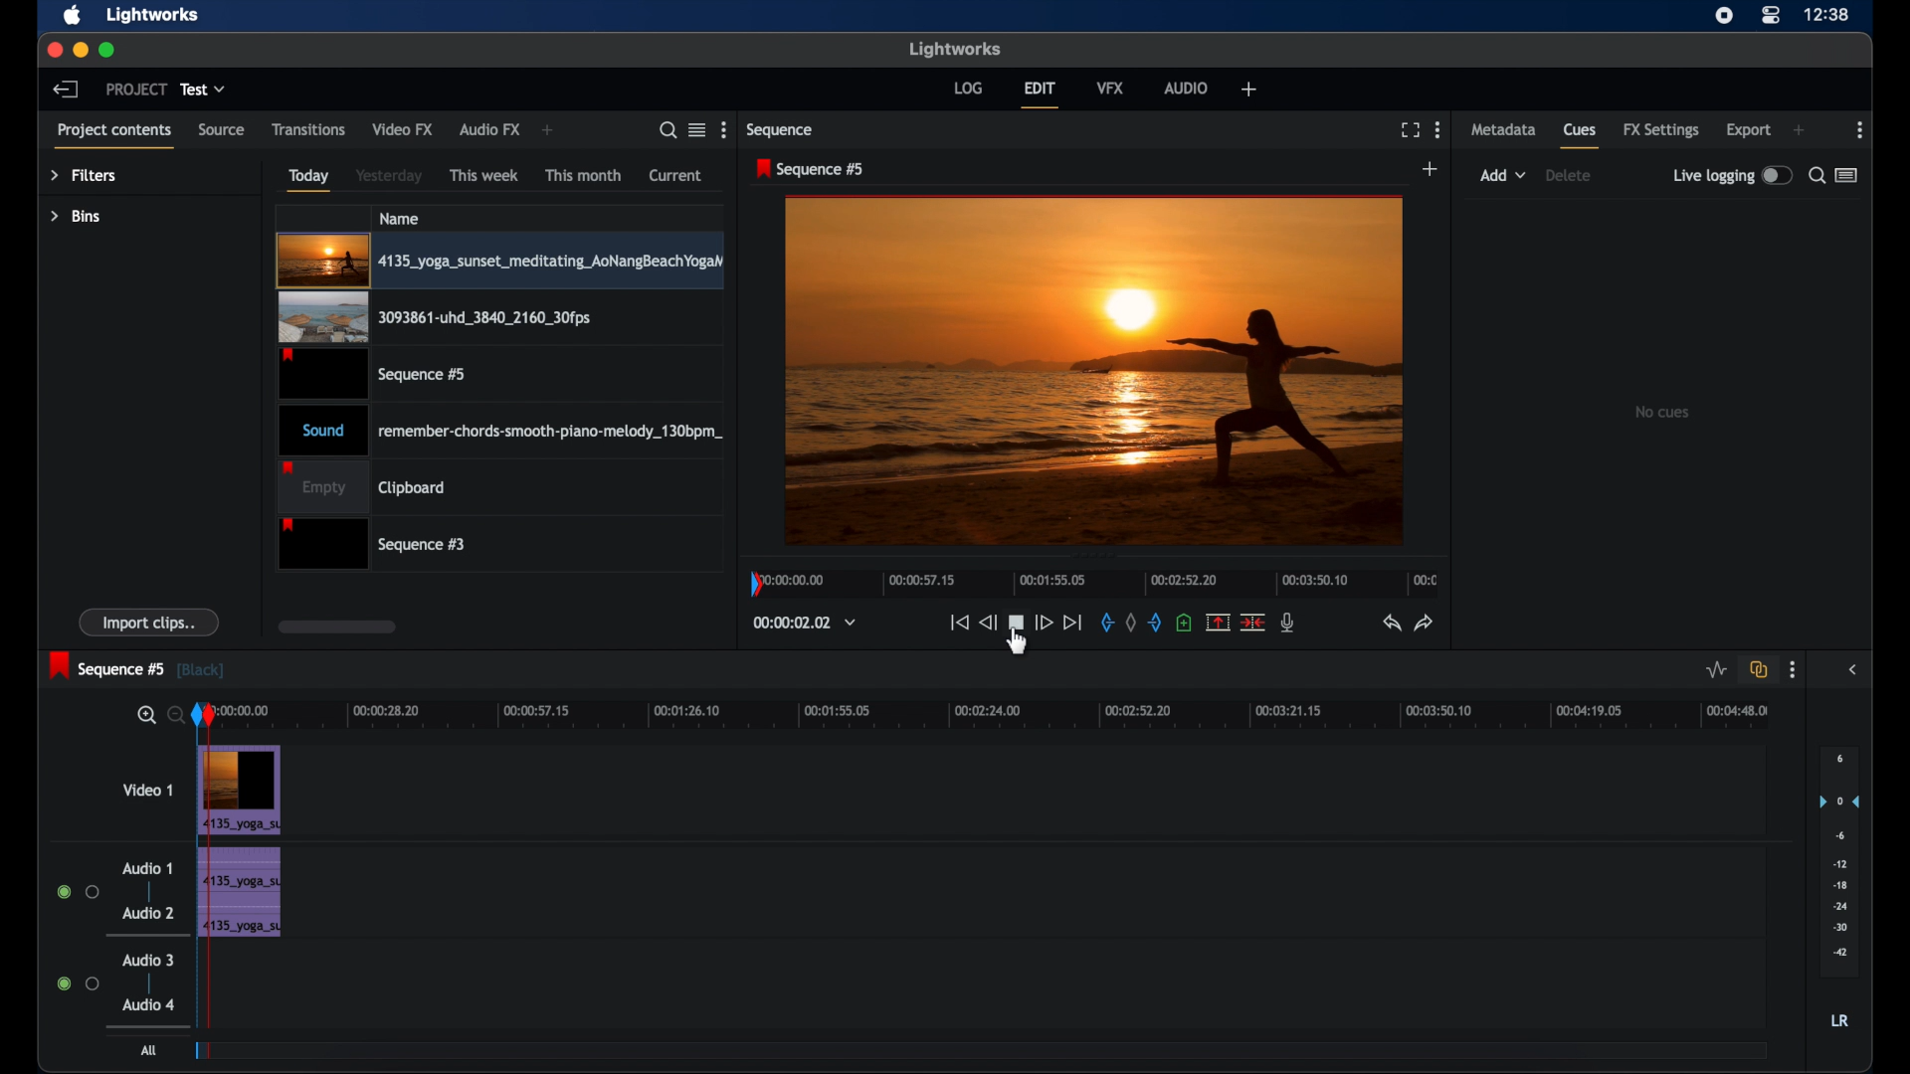 The width and height of the screenshot is (1910, 1074). Describe the element at coordinates (968, 88) in the screenshot. I see `log` at that location.